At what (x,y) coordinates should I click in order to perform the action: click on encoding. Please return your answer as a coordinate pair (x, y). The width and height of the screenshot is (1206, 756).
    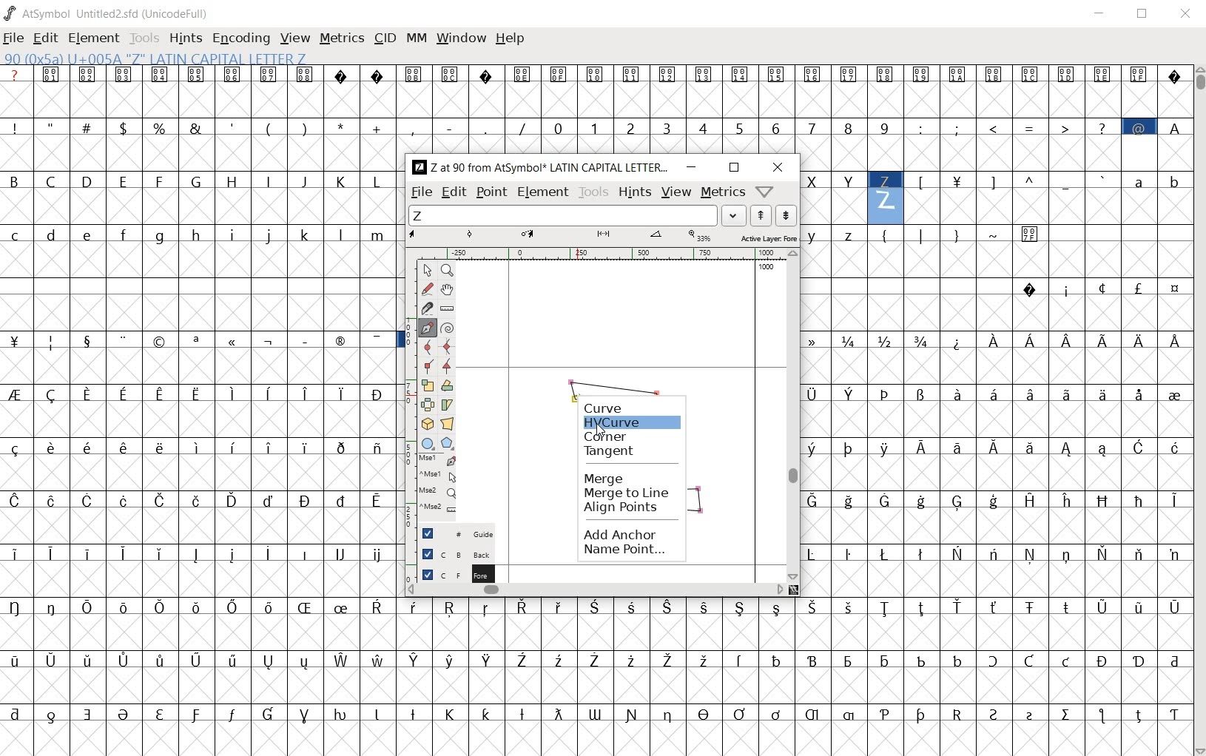
    Looking at the image, I should click on (240, 38).